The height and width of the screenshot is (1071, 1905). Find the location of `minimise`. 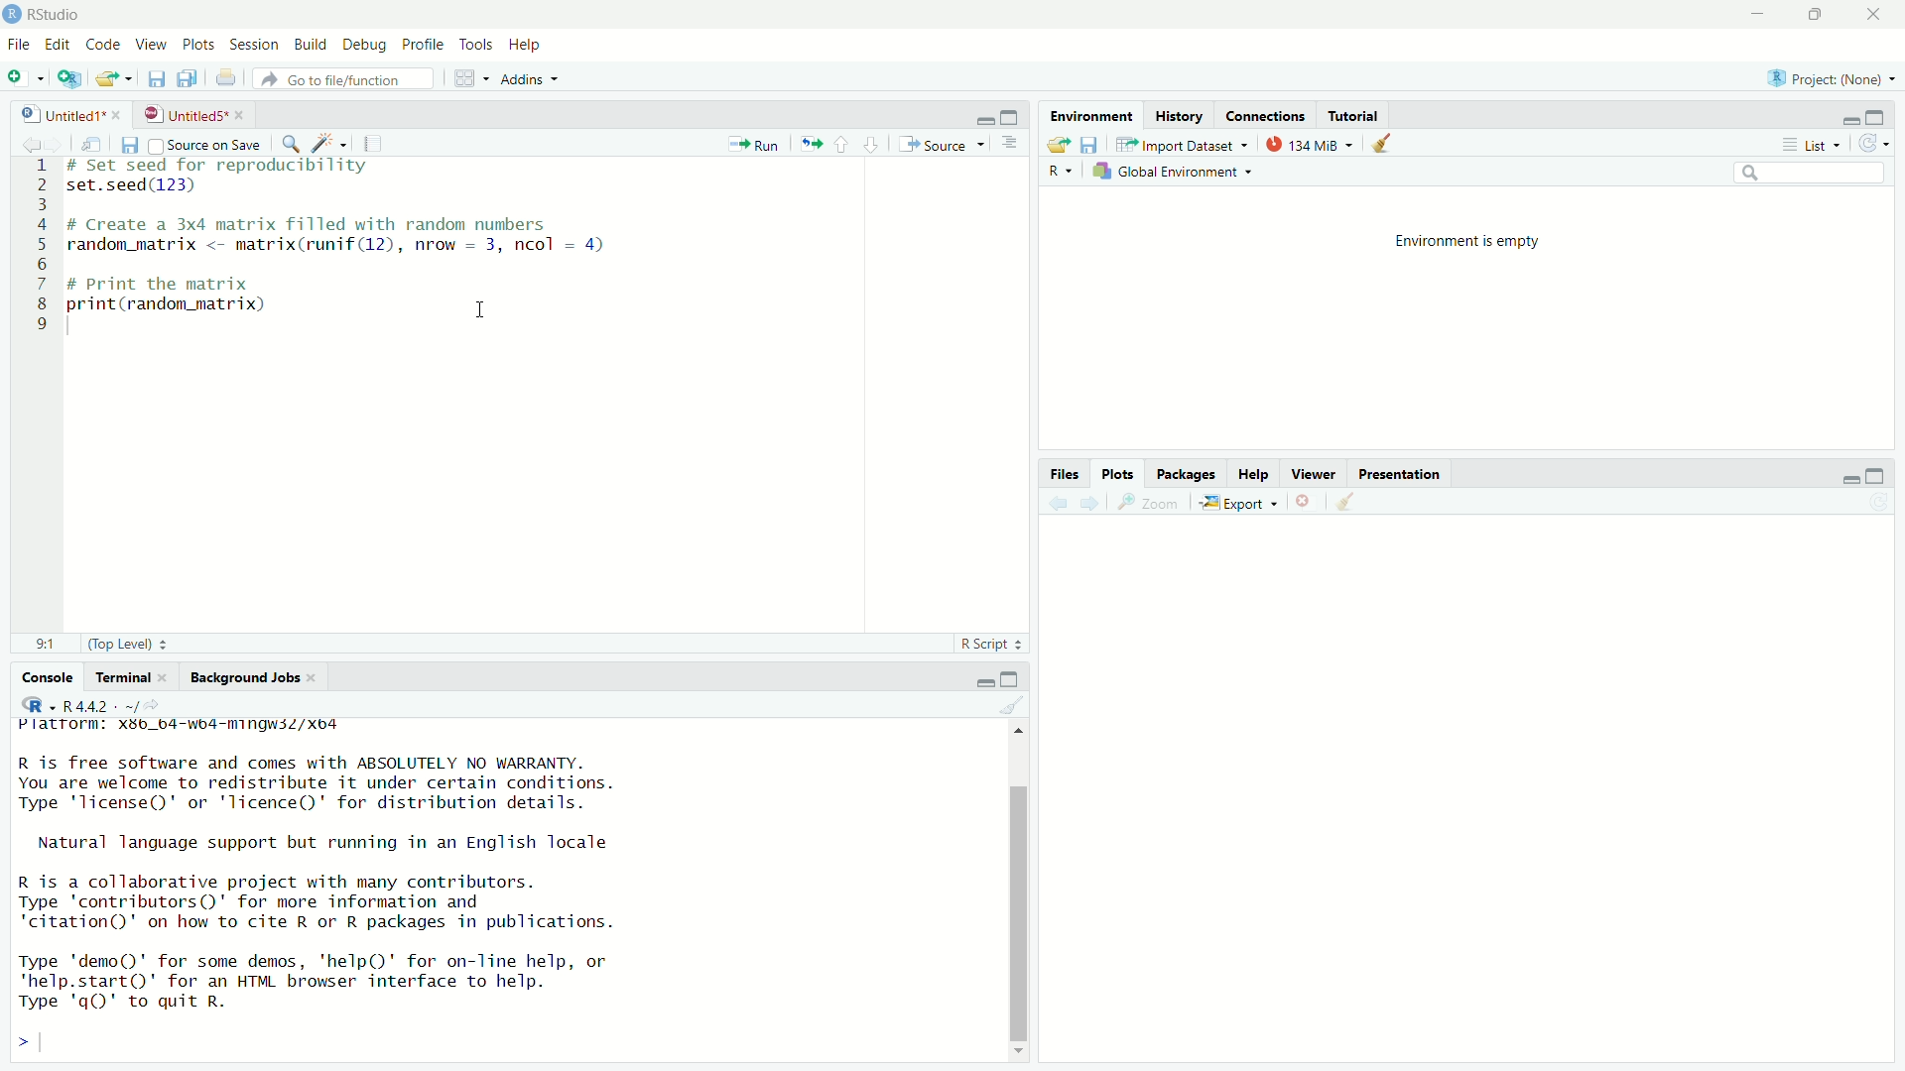

minimise is located at coordinates (975, 119).